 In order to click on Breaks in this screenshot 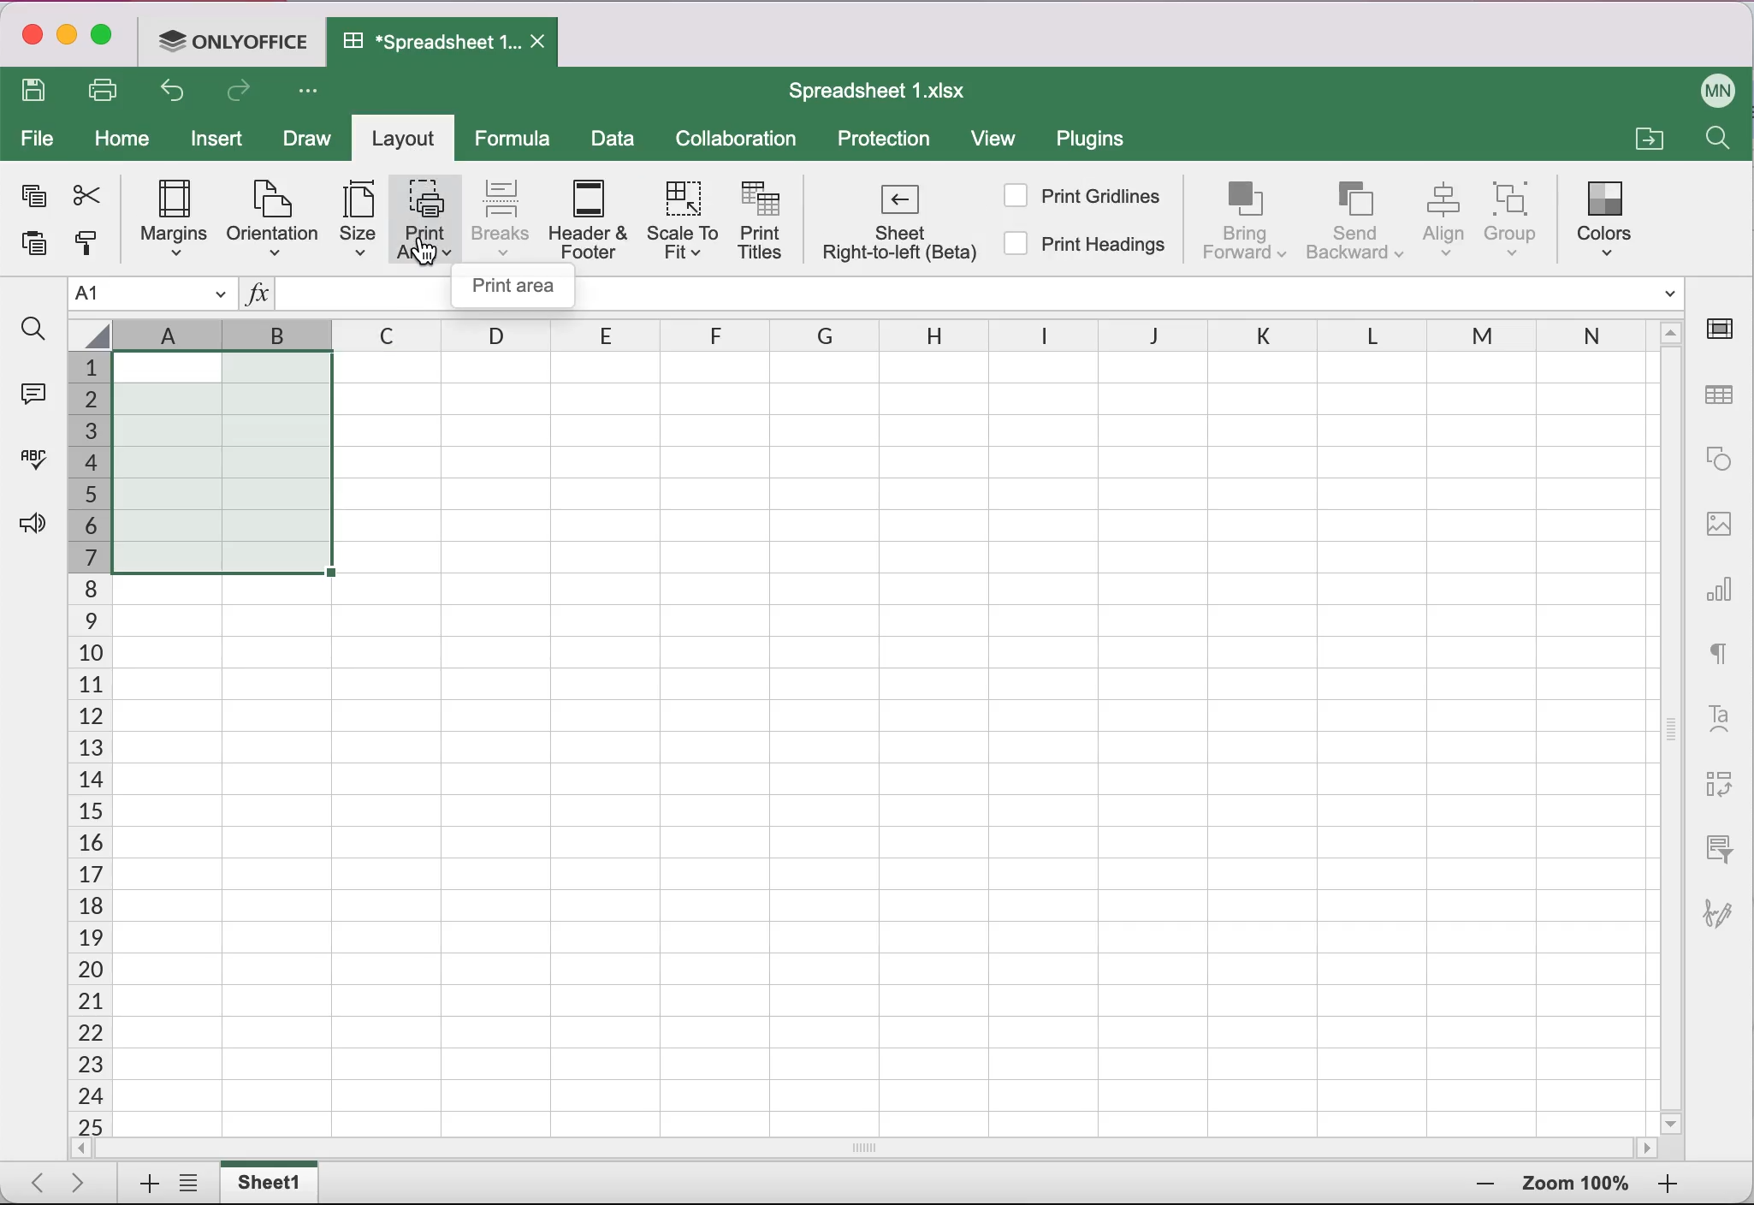, I will do `click(500, 217)`.